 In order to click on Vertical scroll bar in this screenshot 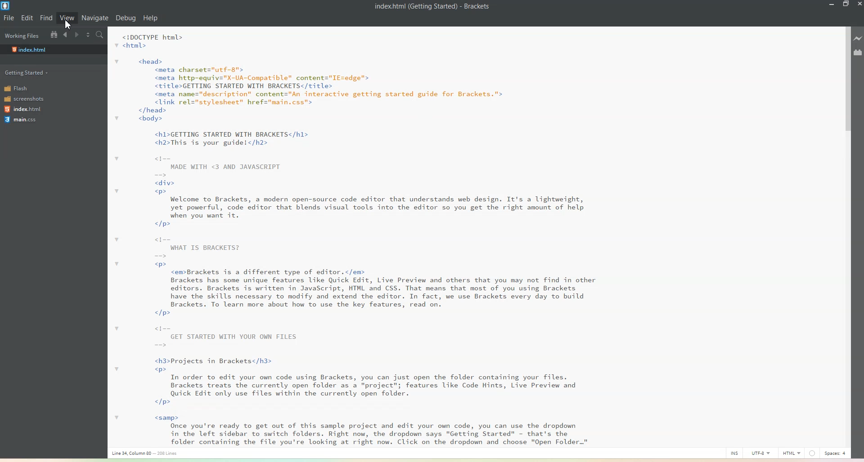, I will do `click(846, 236)`.